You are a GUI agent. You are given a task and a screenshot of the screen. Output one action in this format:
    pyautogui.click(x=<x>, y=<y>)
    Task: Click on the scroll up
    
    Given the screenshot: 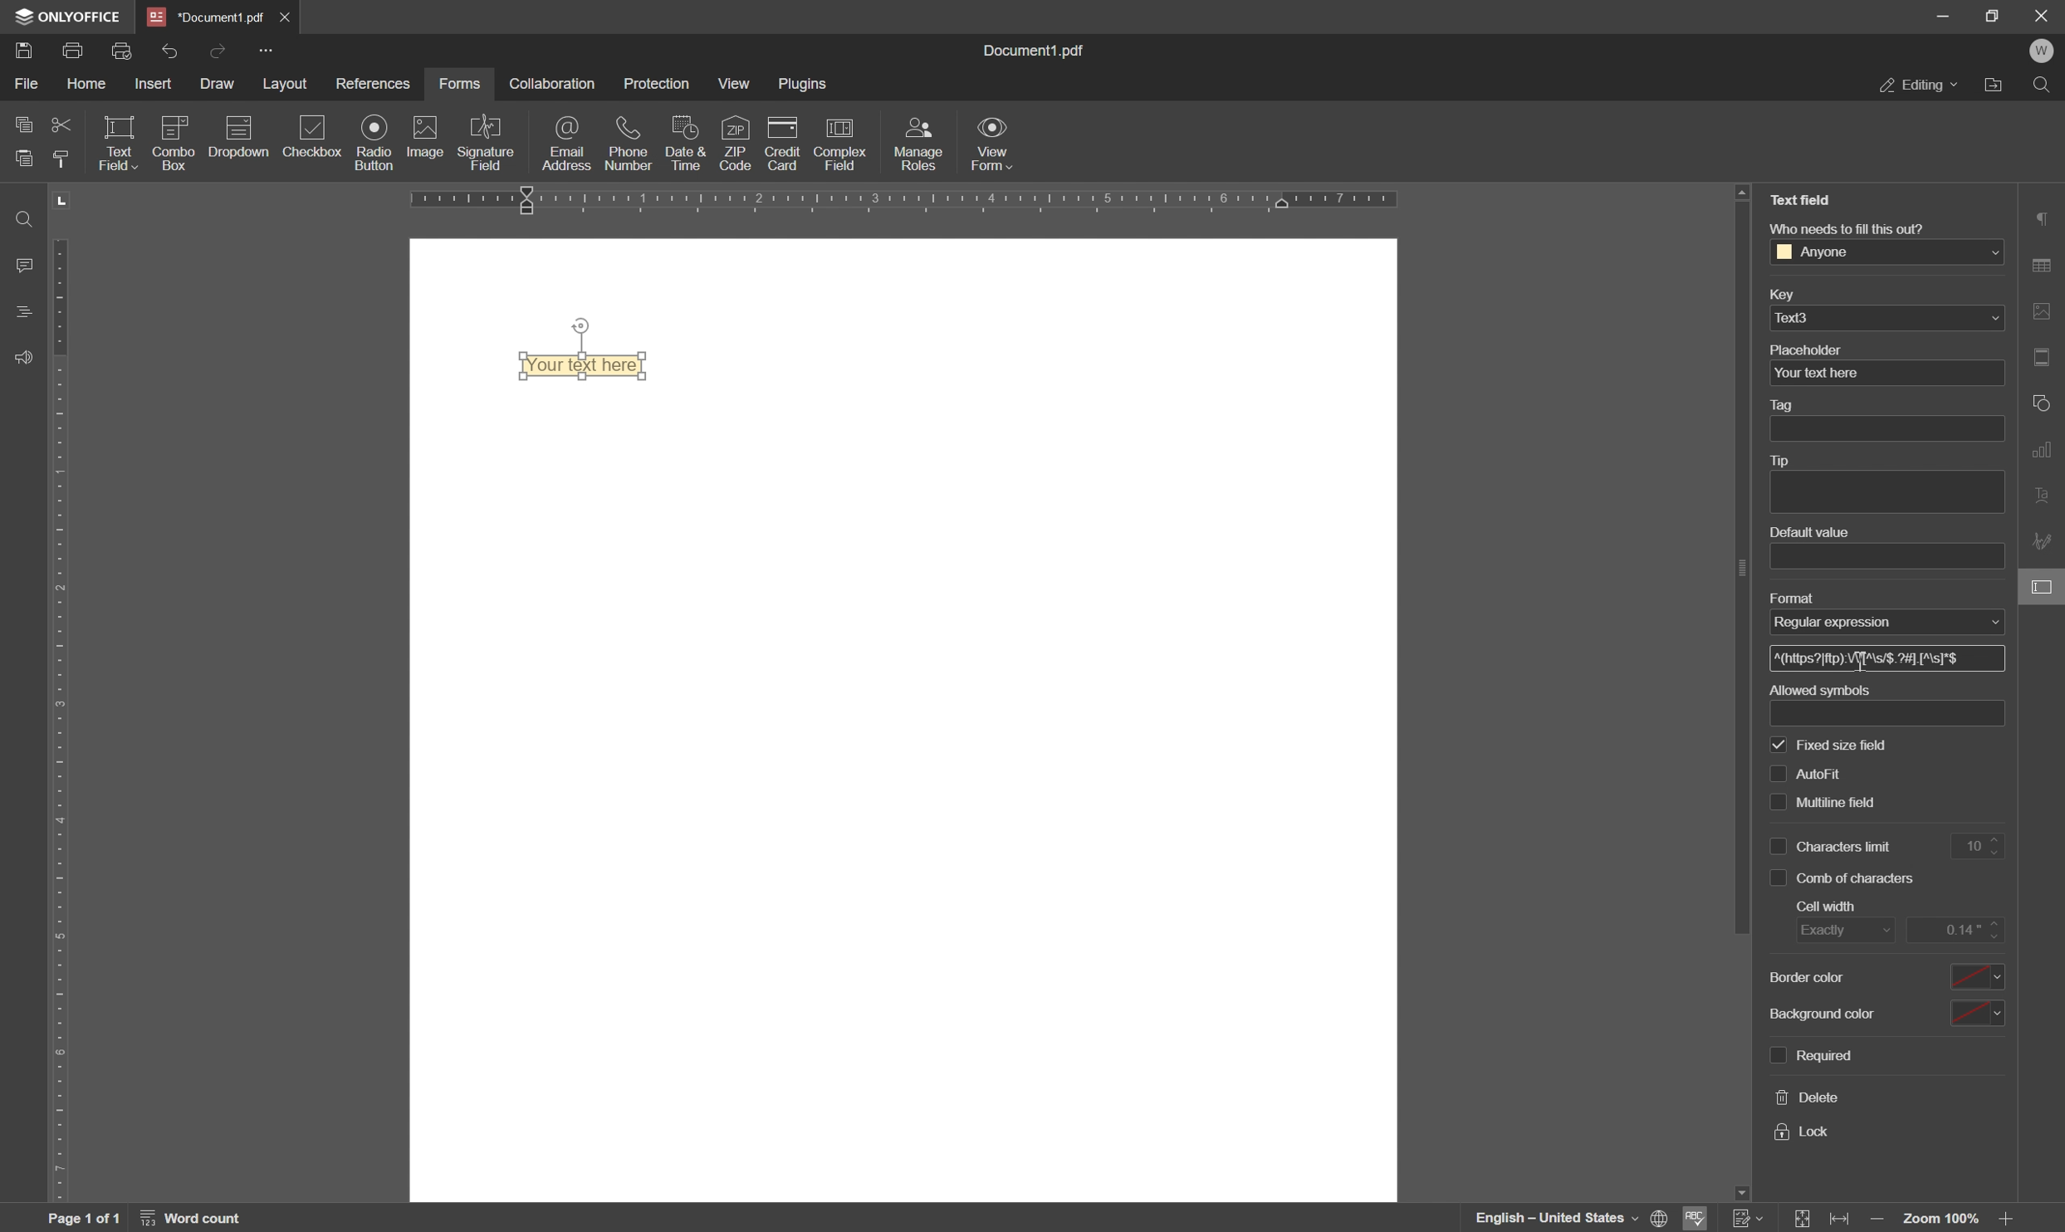 What is the action you would take?
    pyautogui.click(x=1743, y=192)
    